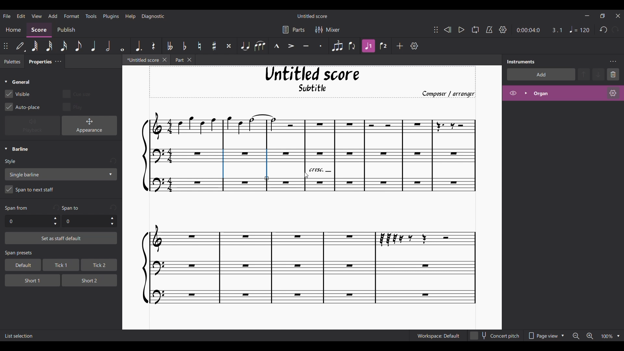  Describe the element at coordinates (94, 46) in the screenshot. I see `Quarter note` at that location.